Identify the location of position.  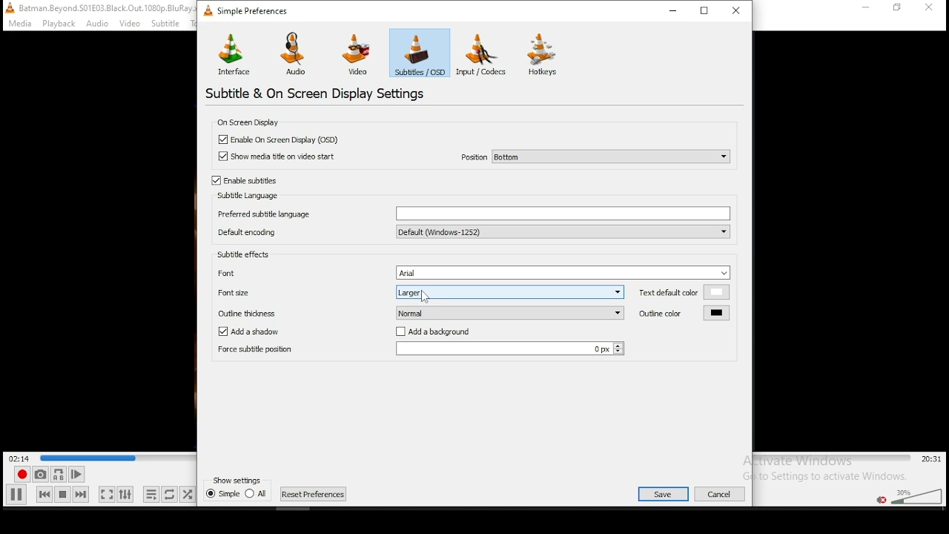
(595, 156).